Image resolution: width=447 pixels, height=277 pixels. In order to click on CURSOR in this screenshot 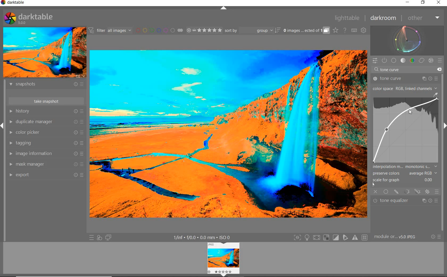, I will do `click(387, 130)`.